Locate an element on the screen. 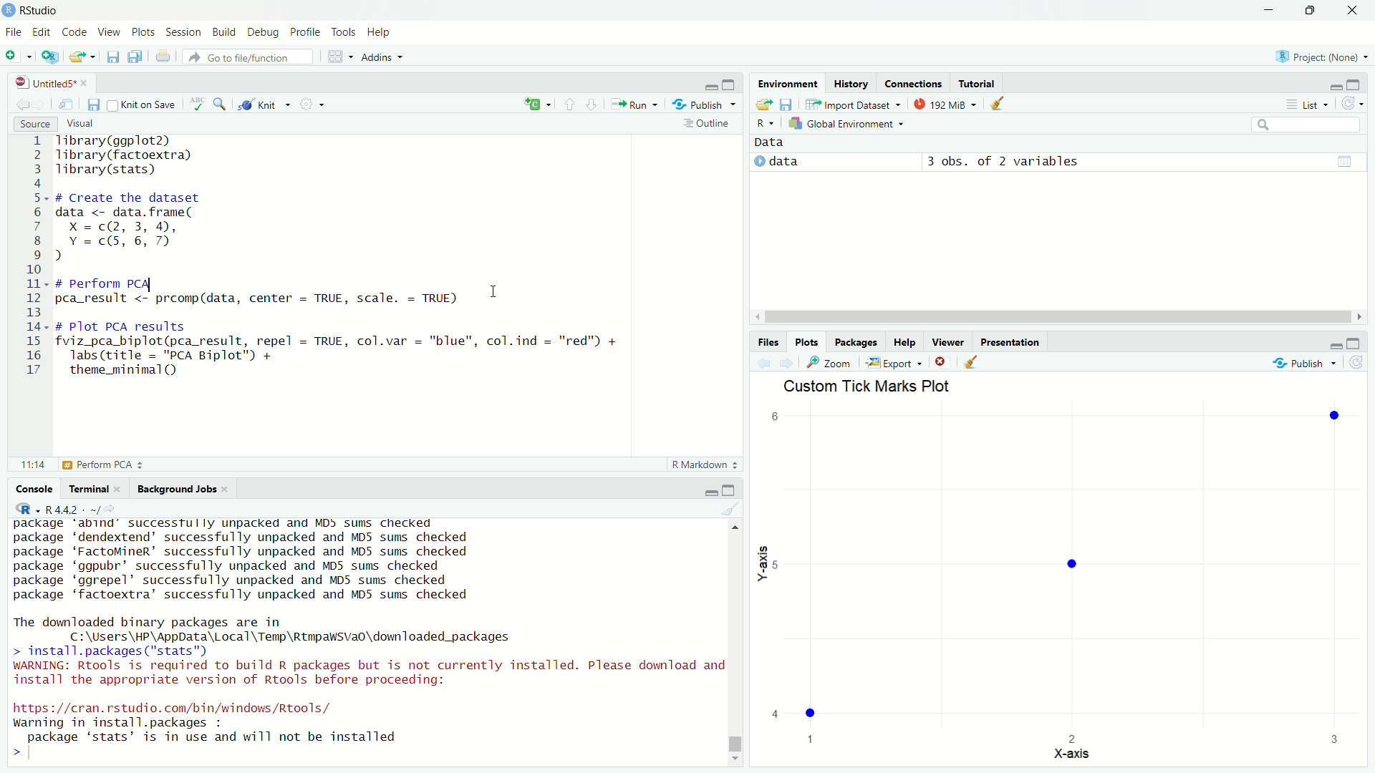 This screenshot has width=1375, height=773. Files is located at coordinates (768, 342).